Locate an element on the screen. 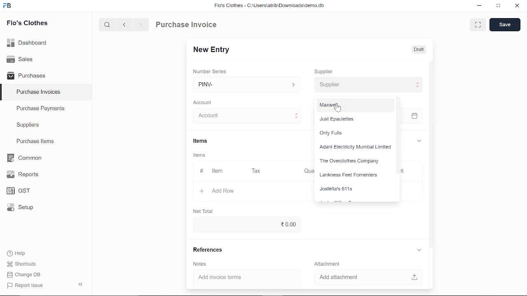 The image size is (527, 296). Dashboard is located at coordinates (27, 42).